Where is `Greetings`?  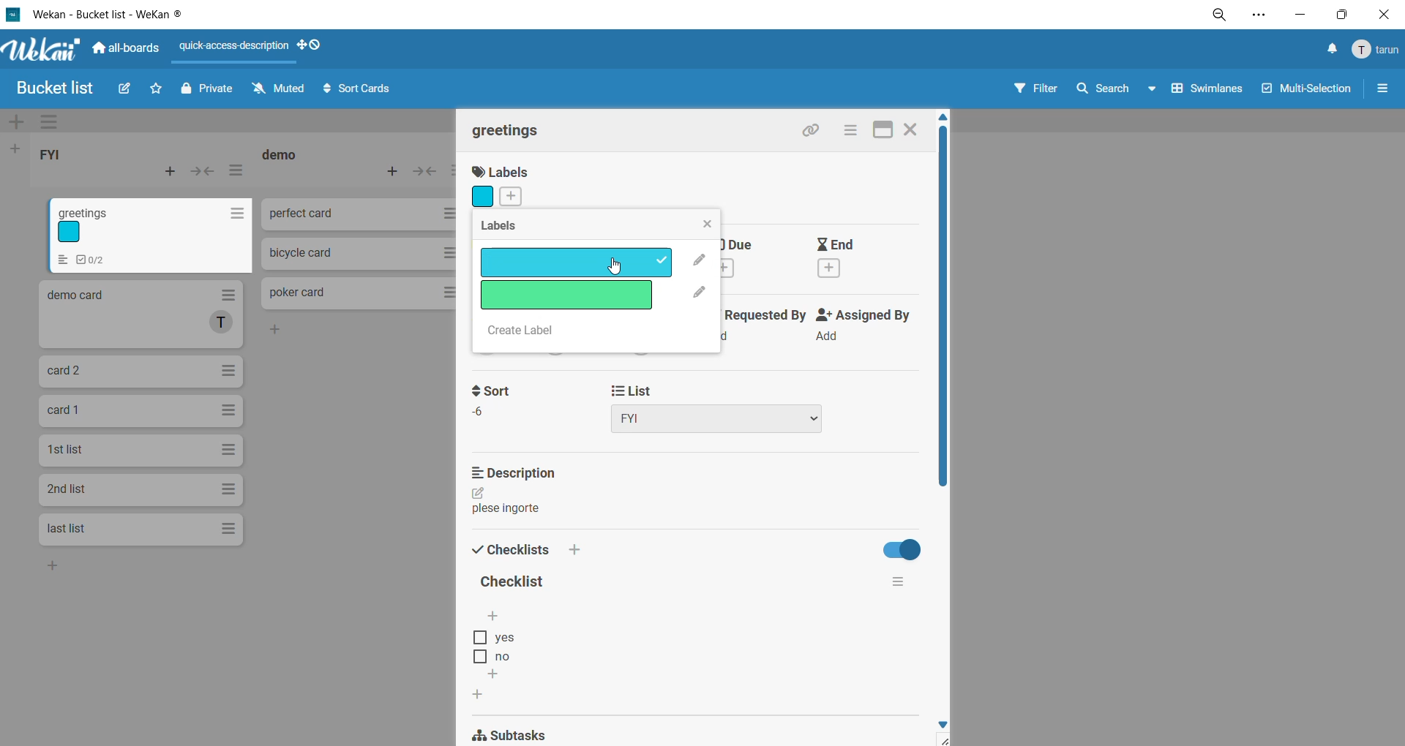
Greetings is located at coordinates (153, 237).